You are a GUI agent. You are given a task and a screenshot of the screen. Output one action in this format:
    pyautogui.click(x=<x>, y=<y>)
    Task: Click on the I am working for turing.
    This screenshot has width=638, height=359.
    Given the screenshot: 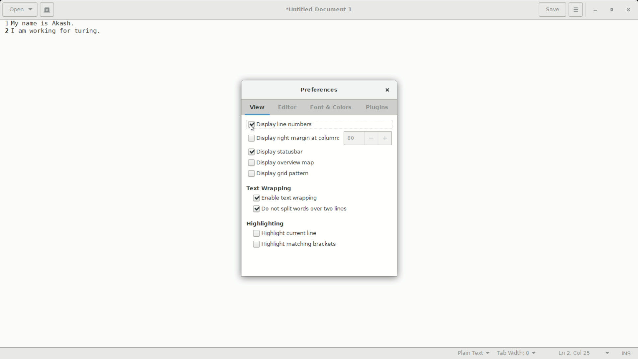 What is the action you would take?
    pyautogui.click(x=56, y=32)
    